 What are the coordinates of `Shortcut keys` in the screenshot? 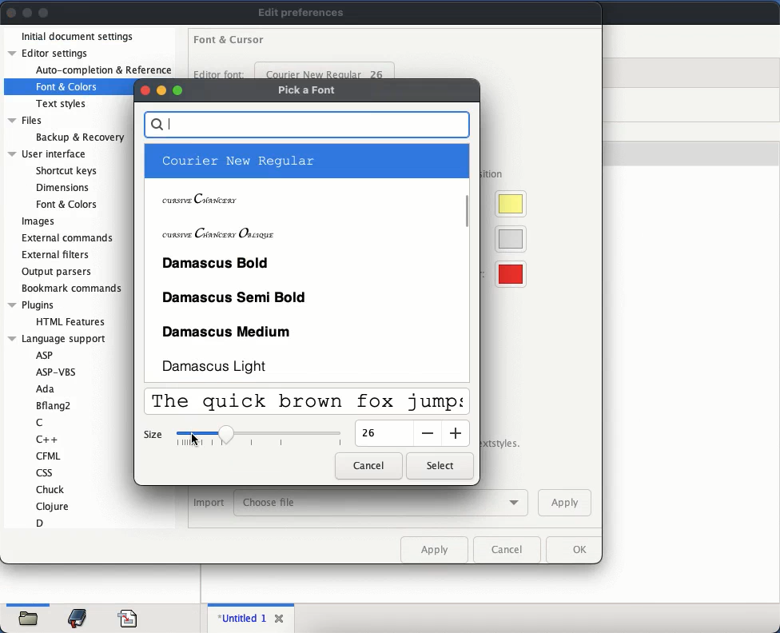 It's located at (66, 169).